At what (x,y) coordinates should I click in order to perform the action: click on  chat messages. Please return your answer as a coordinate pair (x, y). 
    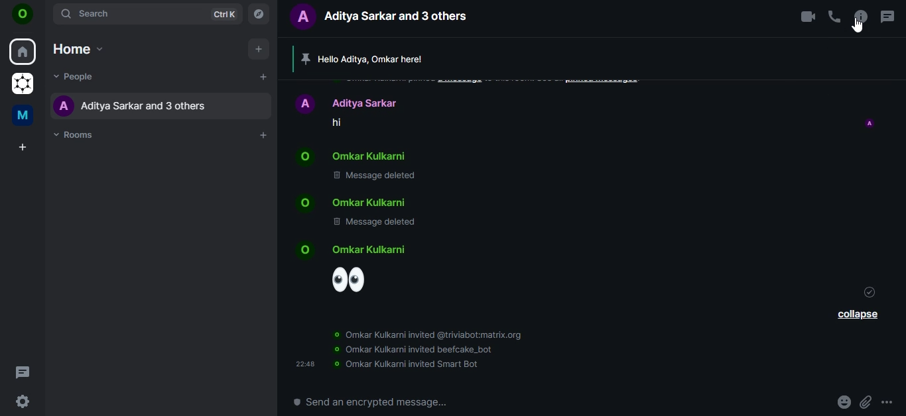
    Looking at the image, I should click on (439, 213).